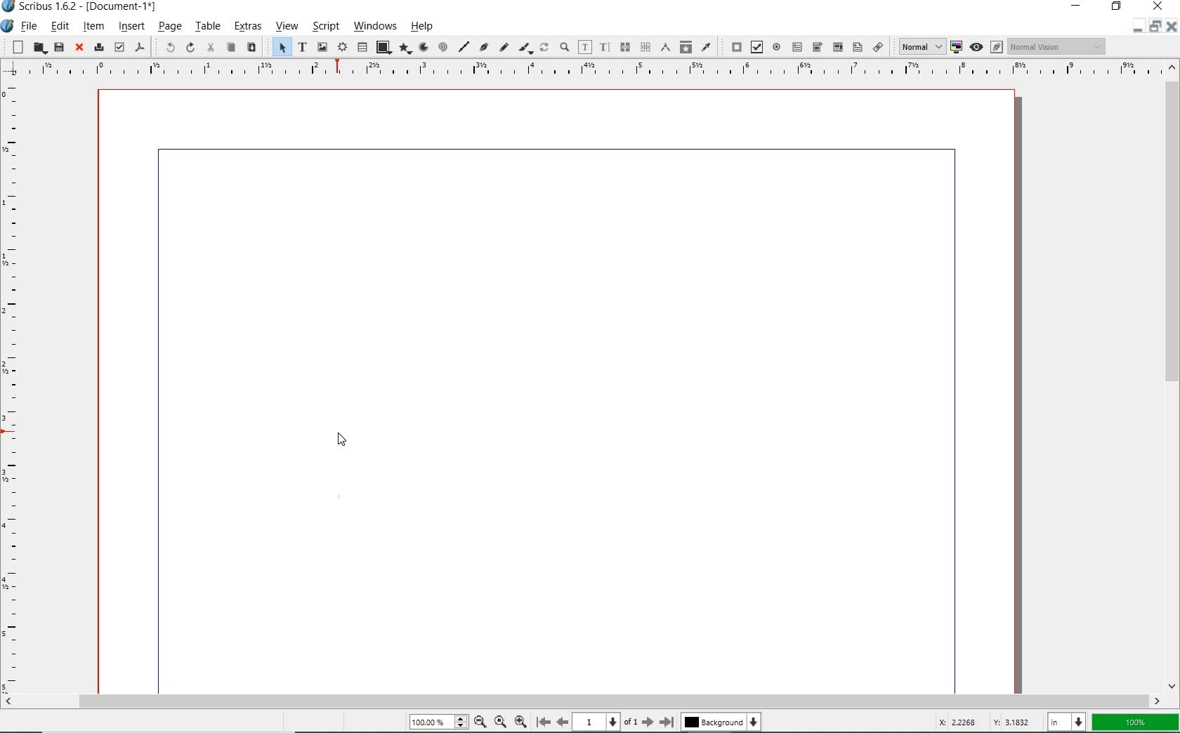  What do you see at coordinates (376, 27) in the screenshot?
I see `windows` at bounding box center [376, 27].